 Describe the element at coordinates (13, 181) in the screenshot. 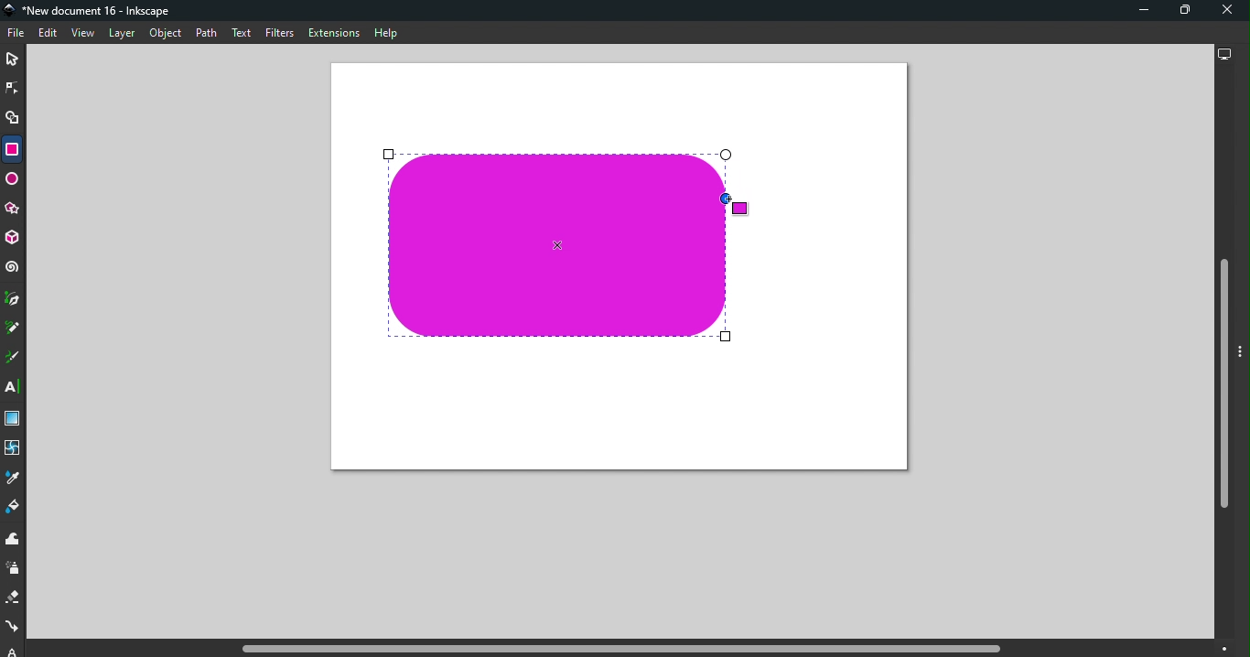

I see `Ellipse/Arc tool` at that location.